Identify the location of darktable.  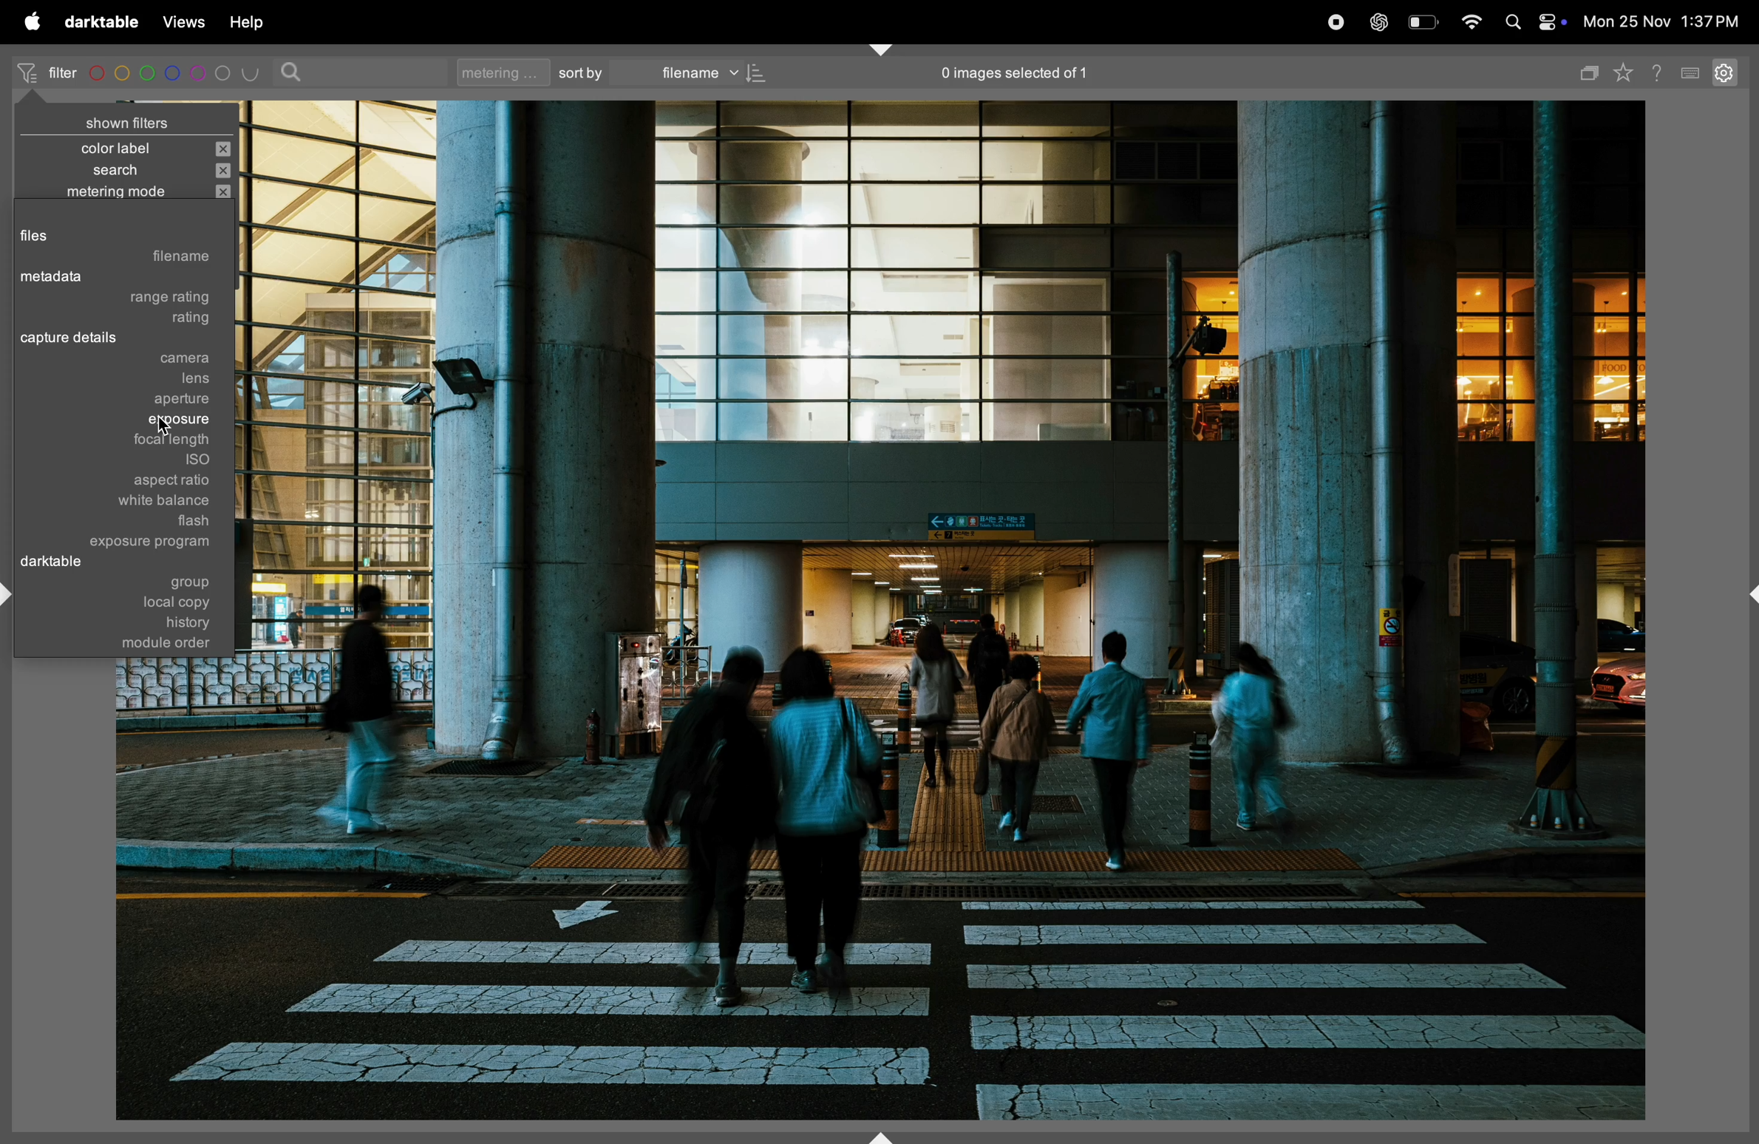
(67, 564).